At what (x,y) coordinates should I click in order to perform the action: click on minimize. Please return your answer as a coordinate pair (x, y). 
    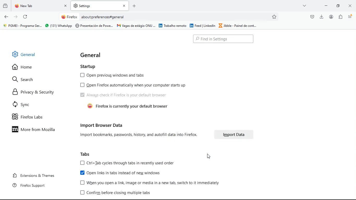
    Looking at the image, I should click on (326, 6).